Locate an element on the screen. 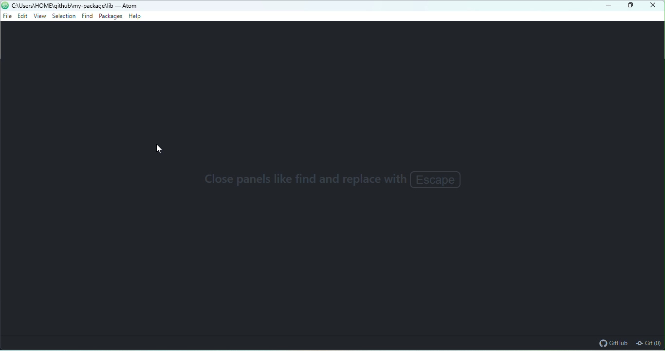  view is located at coordinates (38, 16).